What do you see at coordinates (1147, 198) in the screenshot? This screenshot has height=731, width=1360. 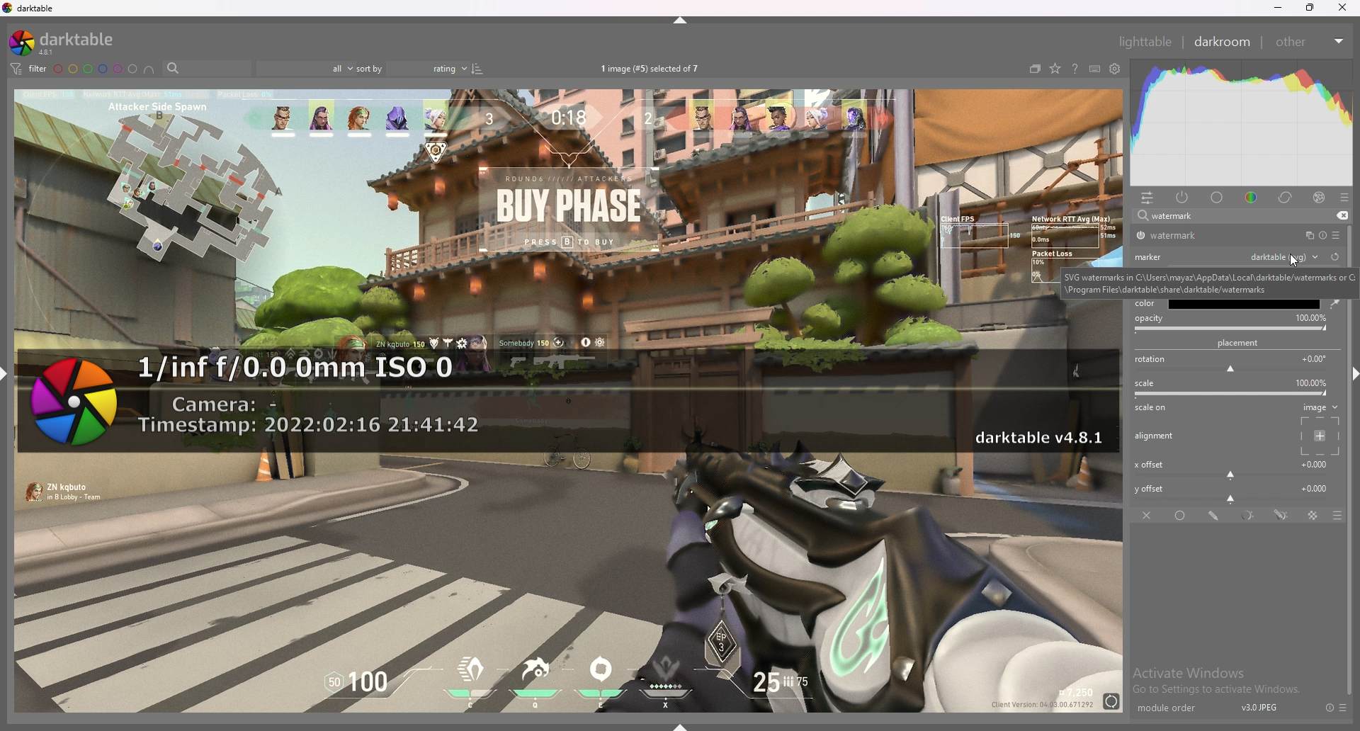 I see `quick access panel` at bounding box center [1147, 198].